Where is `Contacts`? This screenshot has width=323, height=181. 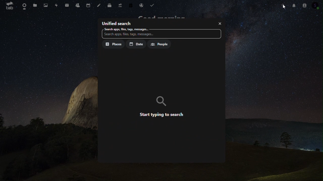
Contacts is located at coordinates (78, 4).